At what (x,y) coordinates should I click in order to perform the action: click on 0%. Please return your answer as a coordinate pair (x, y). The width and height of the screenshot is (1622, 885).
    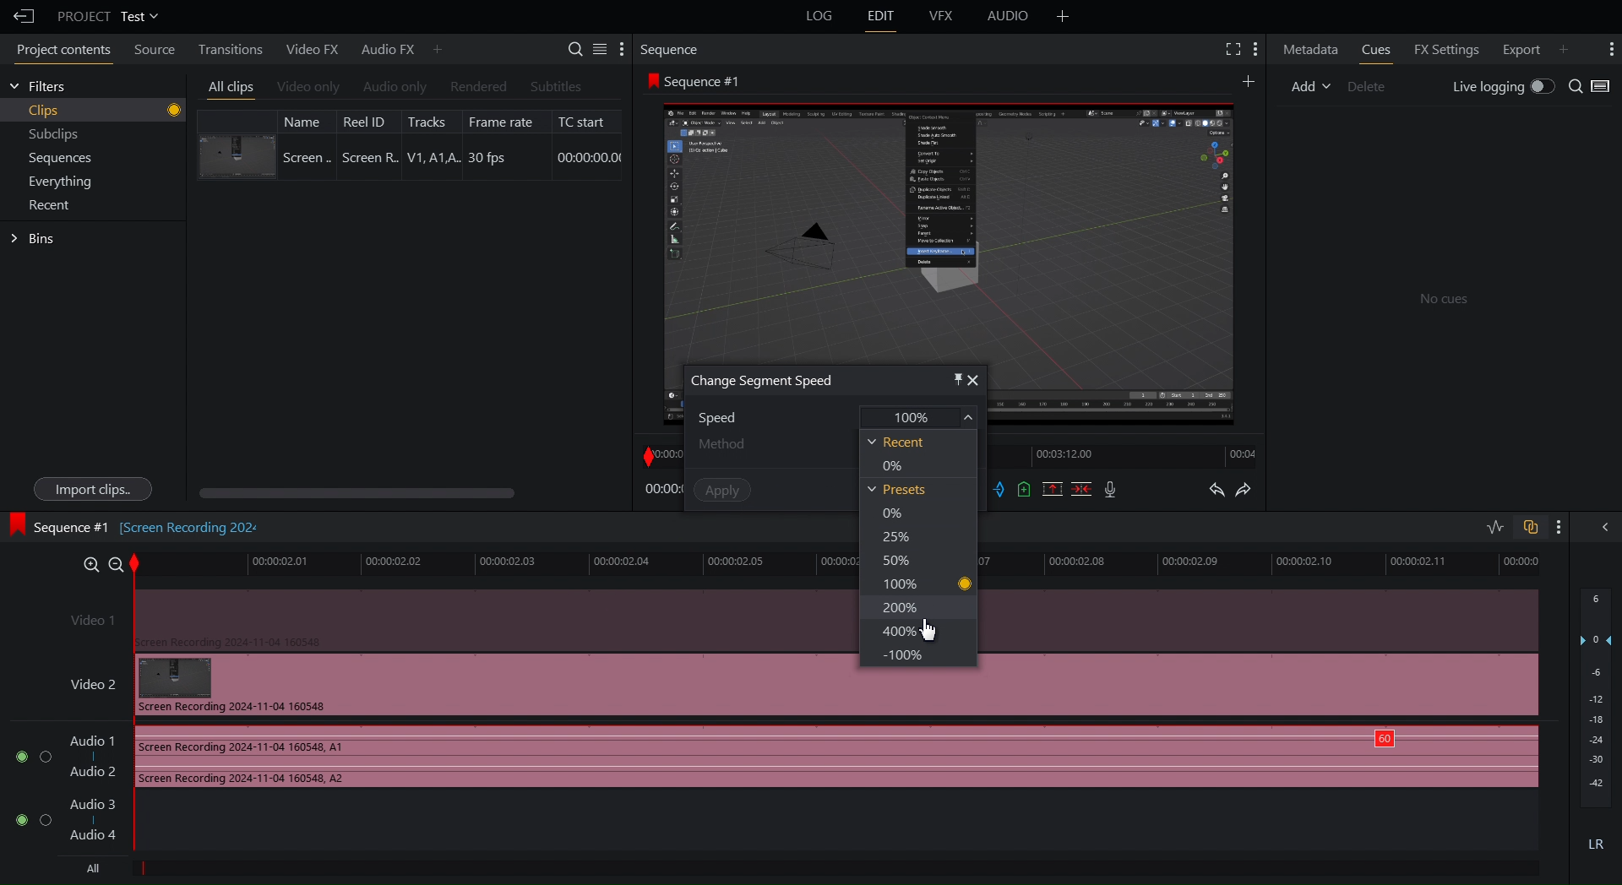
    Looking at the image, I should click on (892, 464).